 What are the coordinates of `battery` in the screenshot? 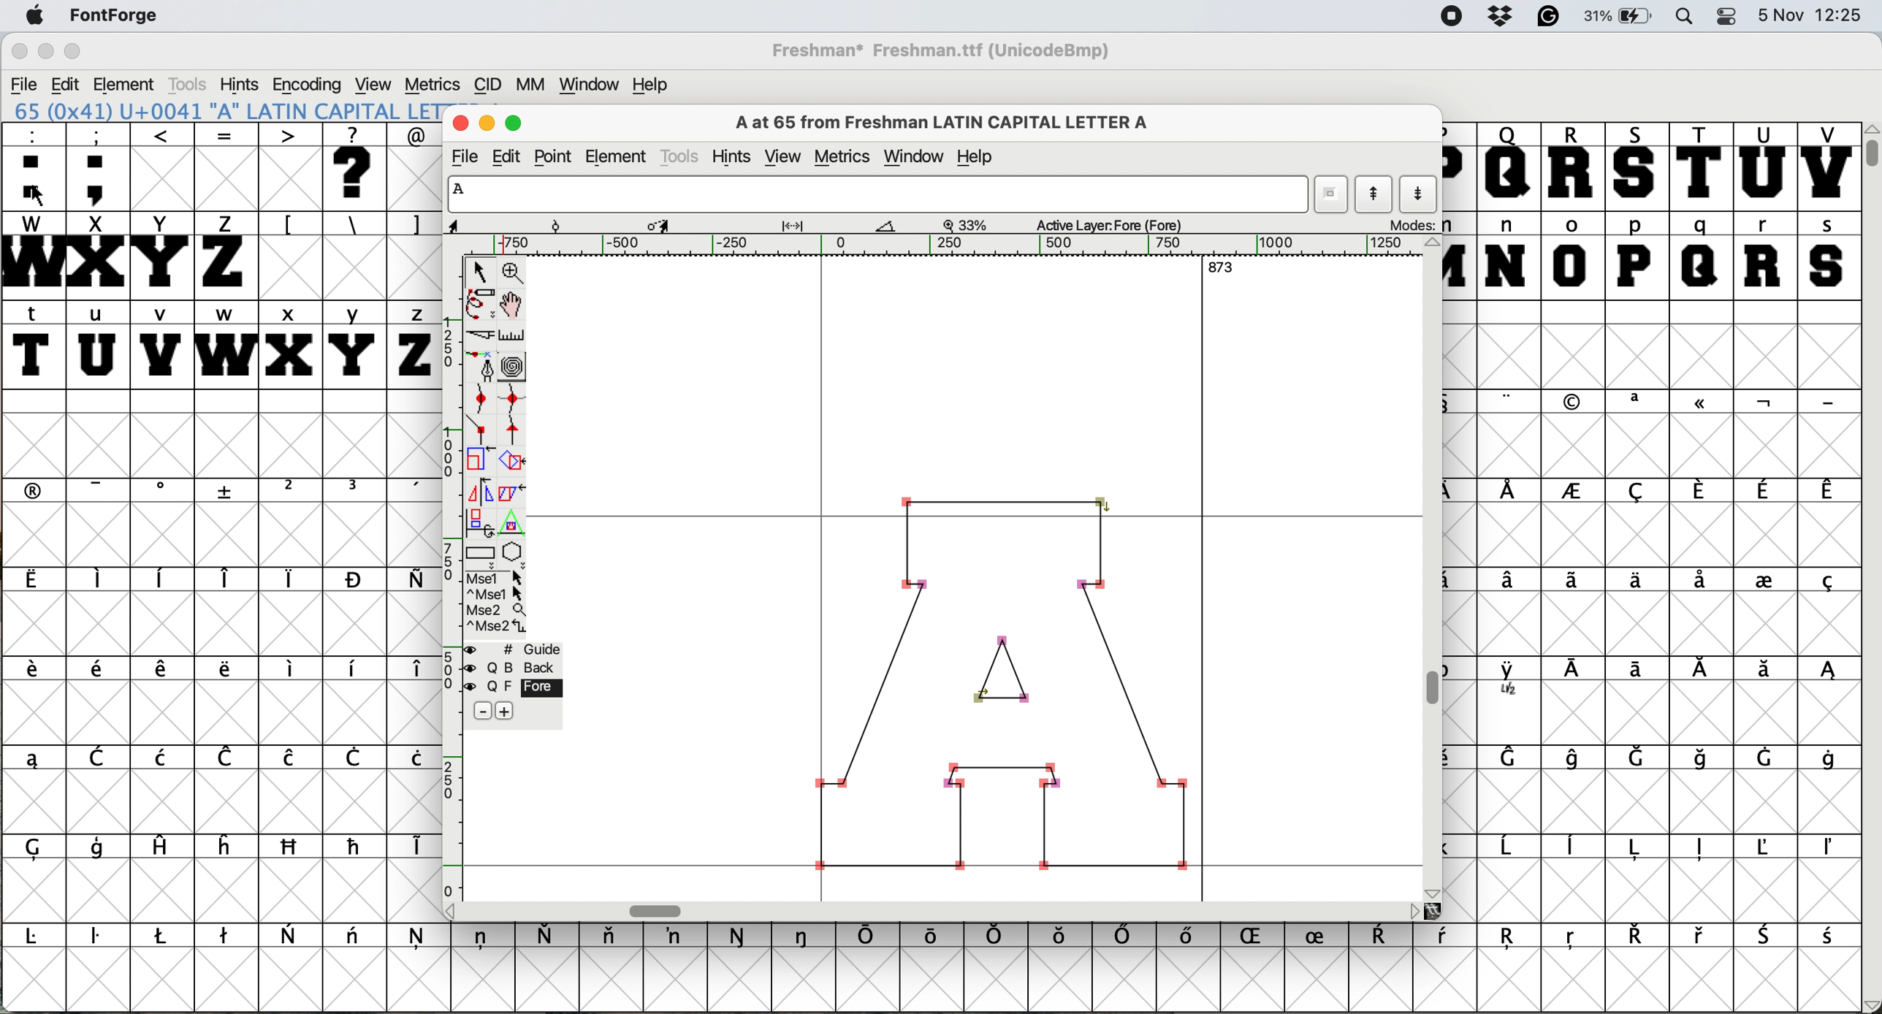 It's located at (1621, 17).